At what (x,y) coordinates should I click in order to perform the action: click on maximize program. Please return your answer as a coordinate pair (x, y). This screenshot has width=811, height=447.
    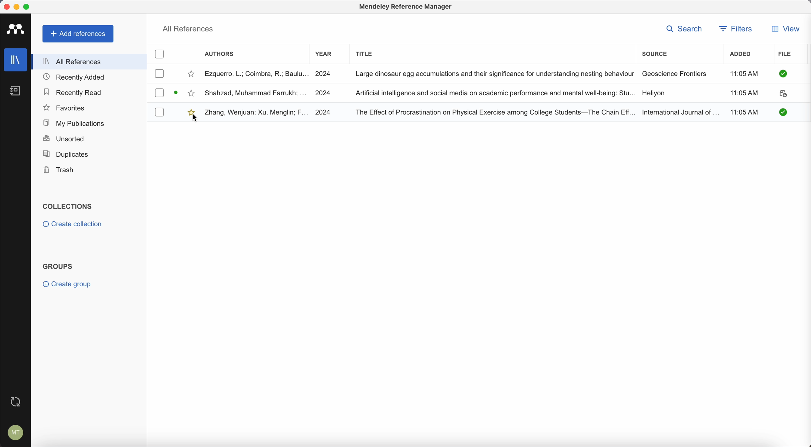
    Looking at the image, I should click on (28, 6).